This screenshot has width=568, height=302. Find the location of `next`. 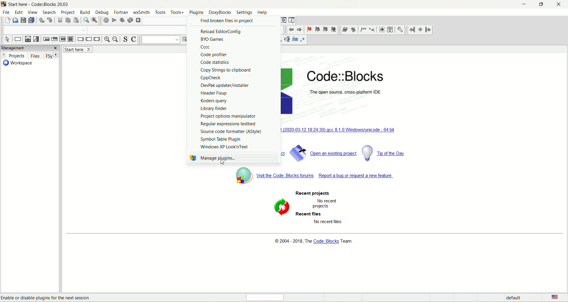

next is located at coordinates (300, 30).